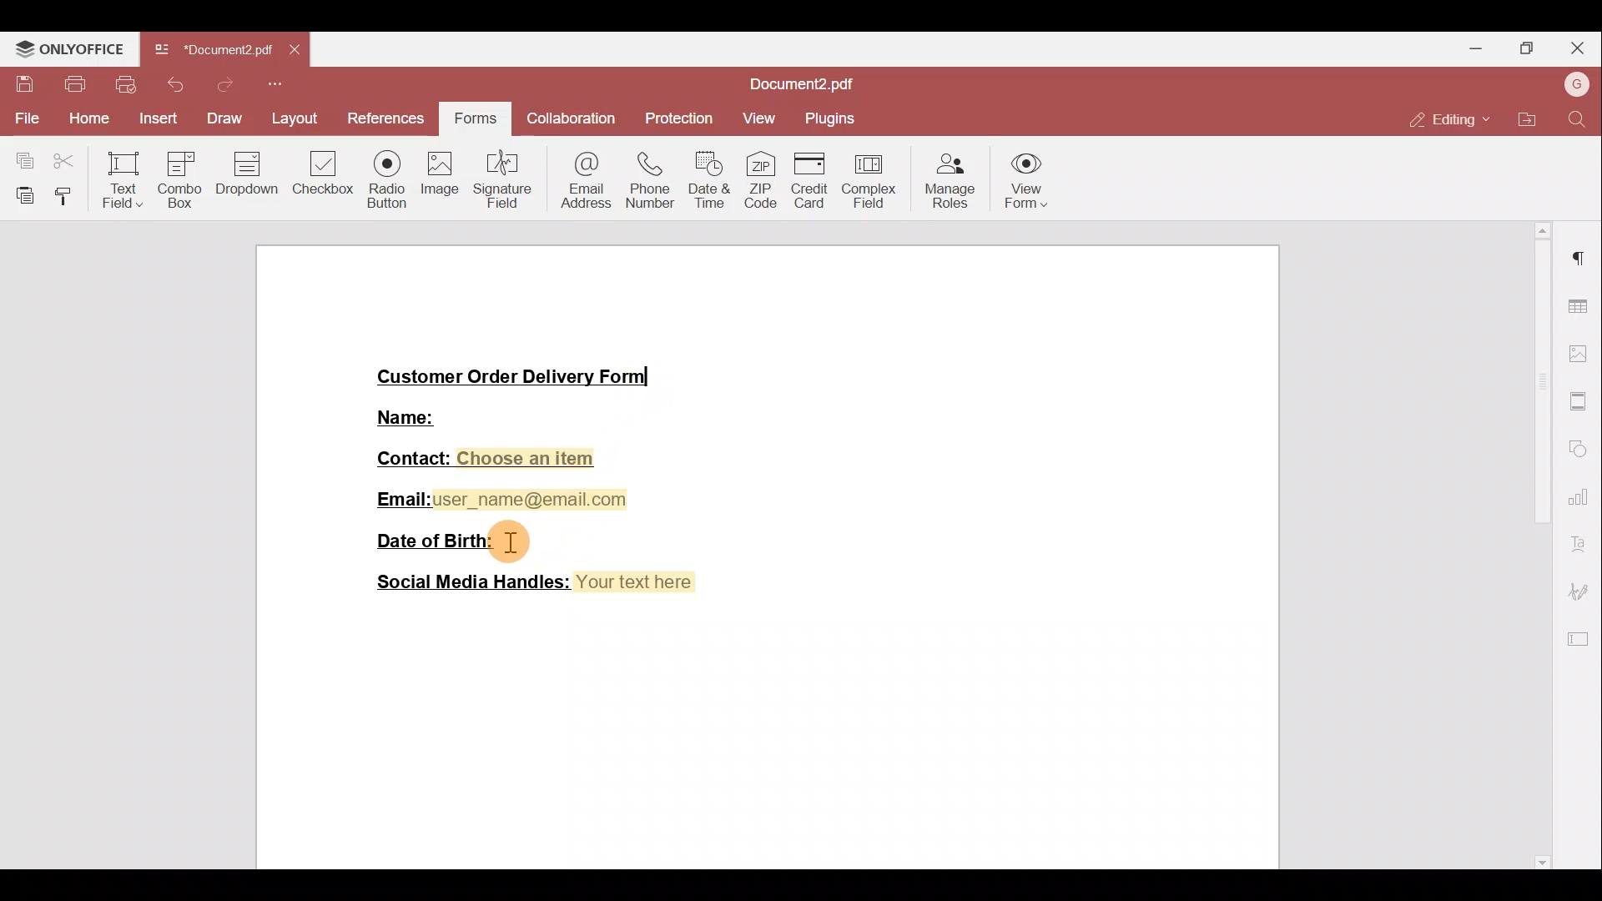 This screenshot has height=901, width=1602. Describe the element at coordinates (212, 49) in the screenshot. I see `Document2.pdf` at that location.